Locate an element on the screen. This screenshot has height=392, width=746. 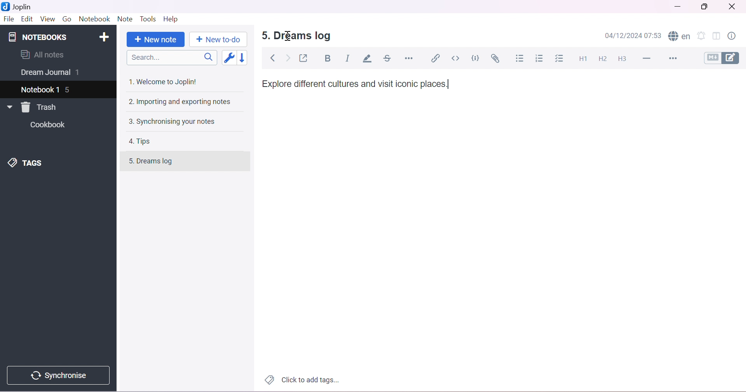
Strikethrough is located at coordinates (389, 59).